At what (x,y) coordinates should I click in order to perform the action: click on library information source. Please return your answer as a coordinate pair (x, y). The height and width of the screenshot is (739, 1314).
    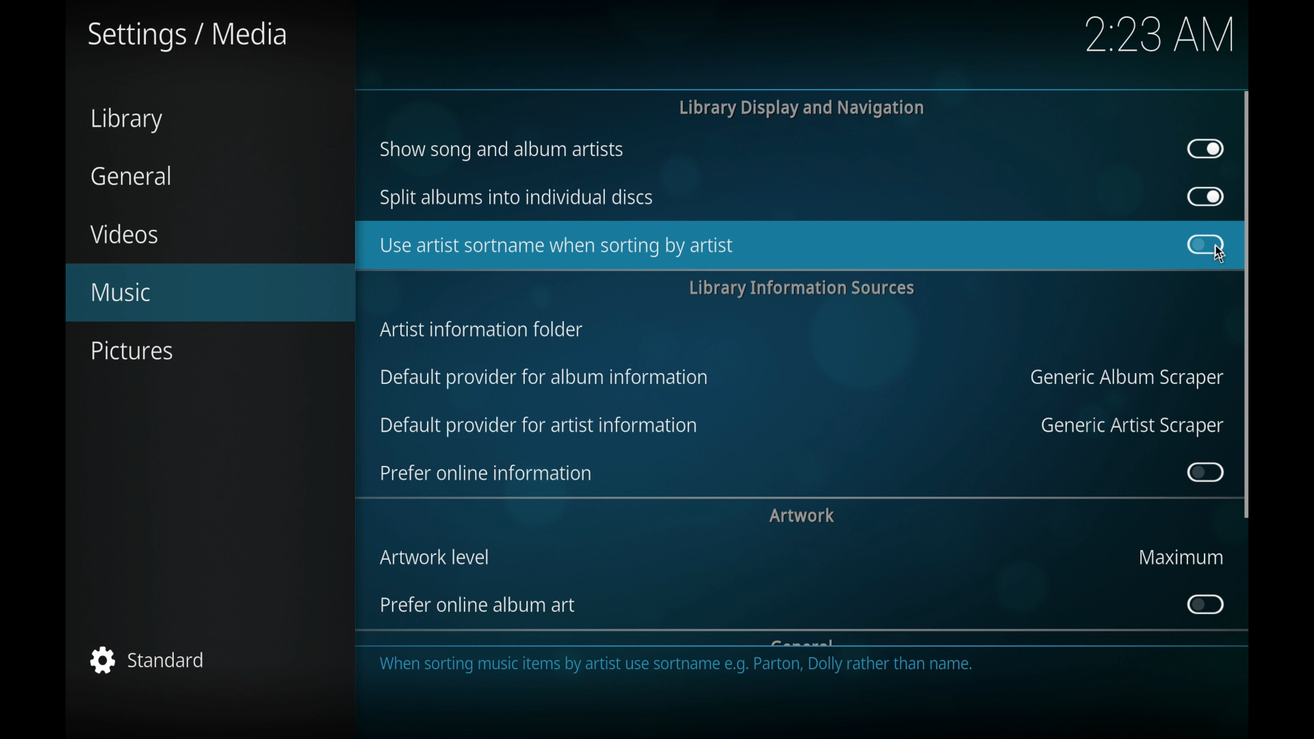
    Looking at the image, I should click on (801, 288).